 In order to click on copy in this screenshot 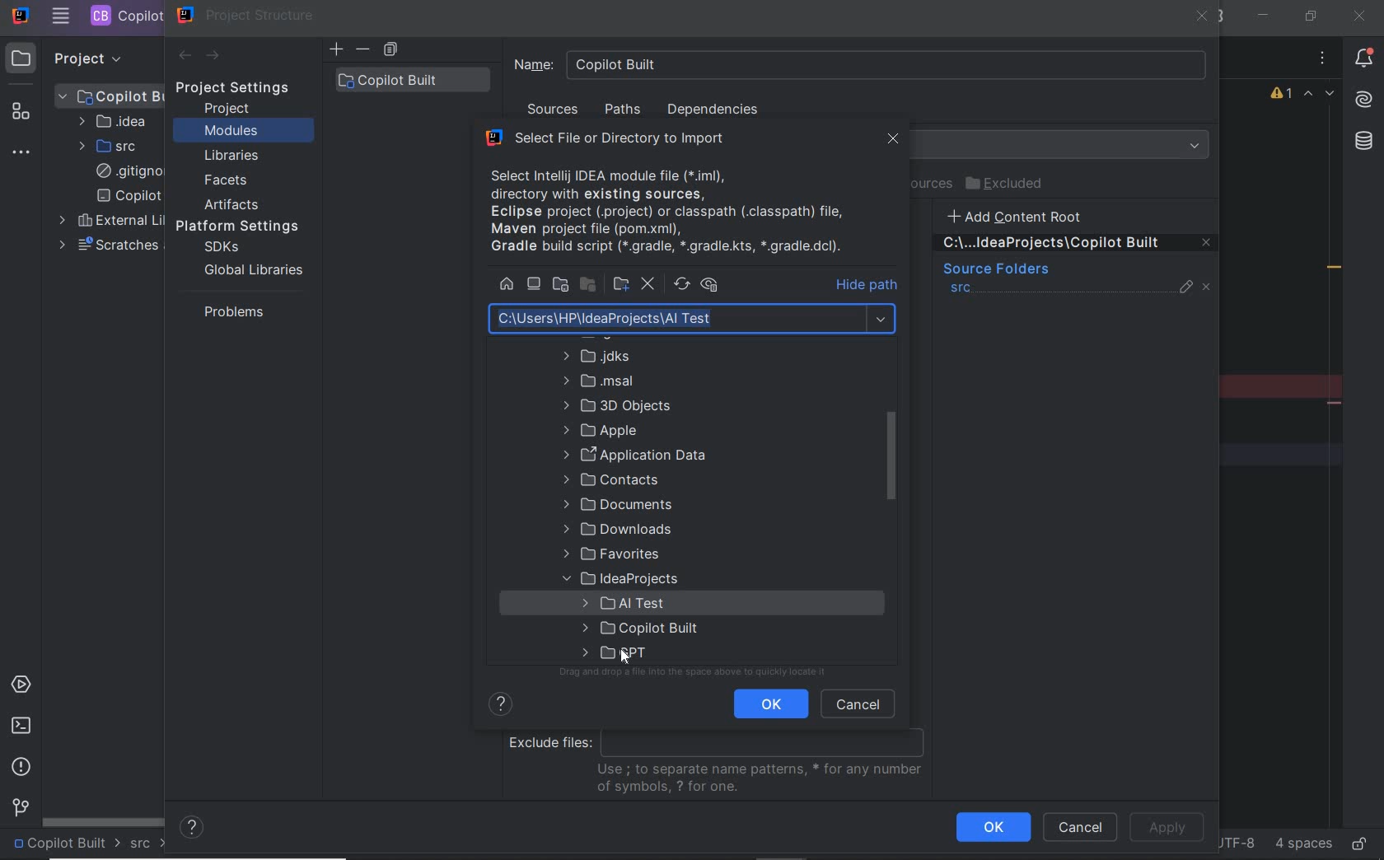, I will do `click(390, 50)`.